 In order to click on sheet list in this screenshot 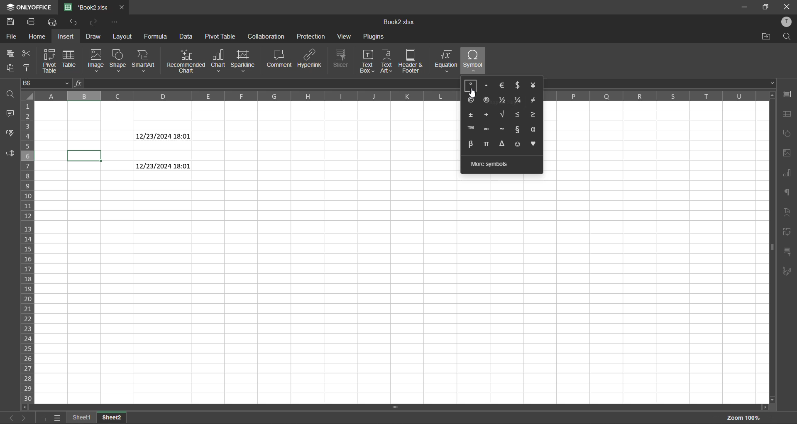, I will do `click(59, 418)`.